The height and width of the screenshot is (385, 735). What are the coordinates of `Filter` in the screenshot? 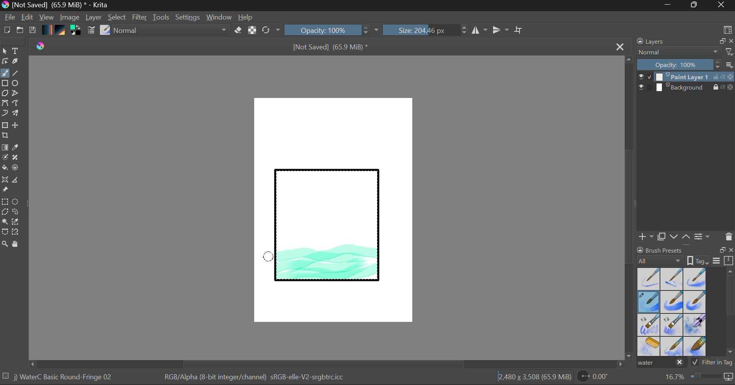 It's located at (140, 18).